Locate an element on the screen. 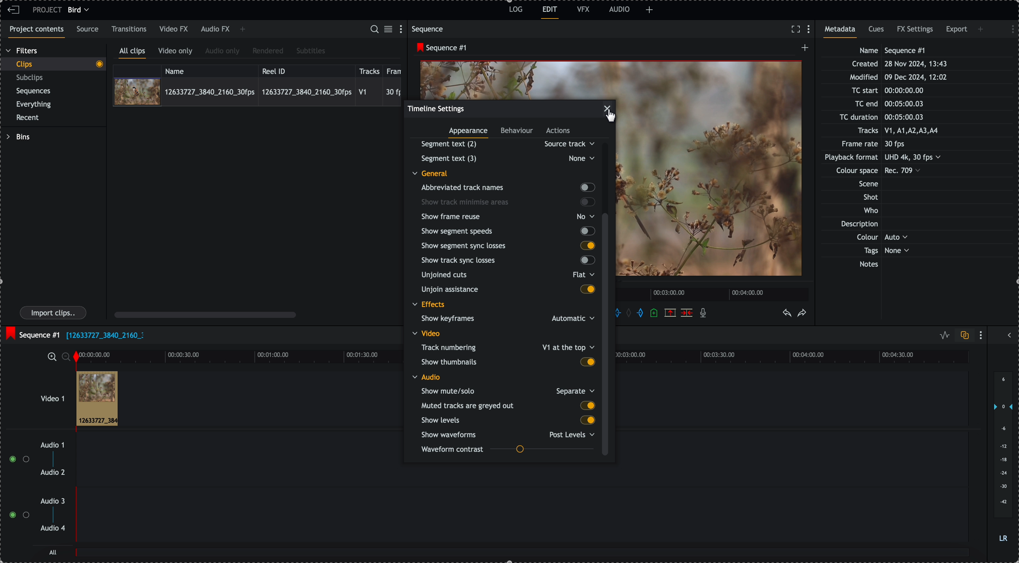 This screenshot has height=563, width=1019. waveform contrast is located at coordinates (508, 450).